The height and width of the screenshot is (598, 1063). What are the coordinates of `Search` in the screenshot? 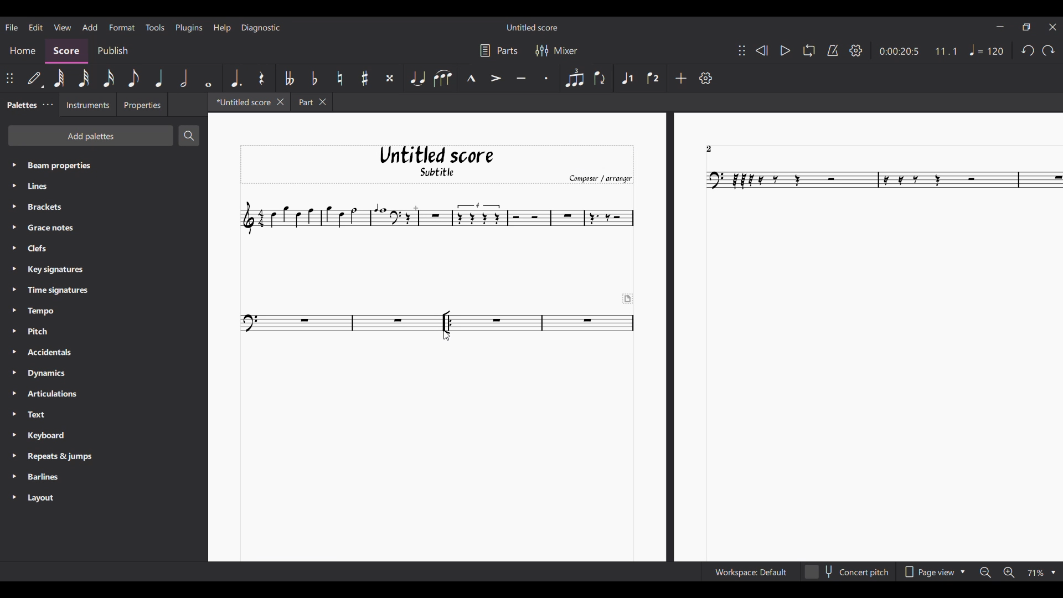 It's located at (189, 135).